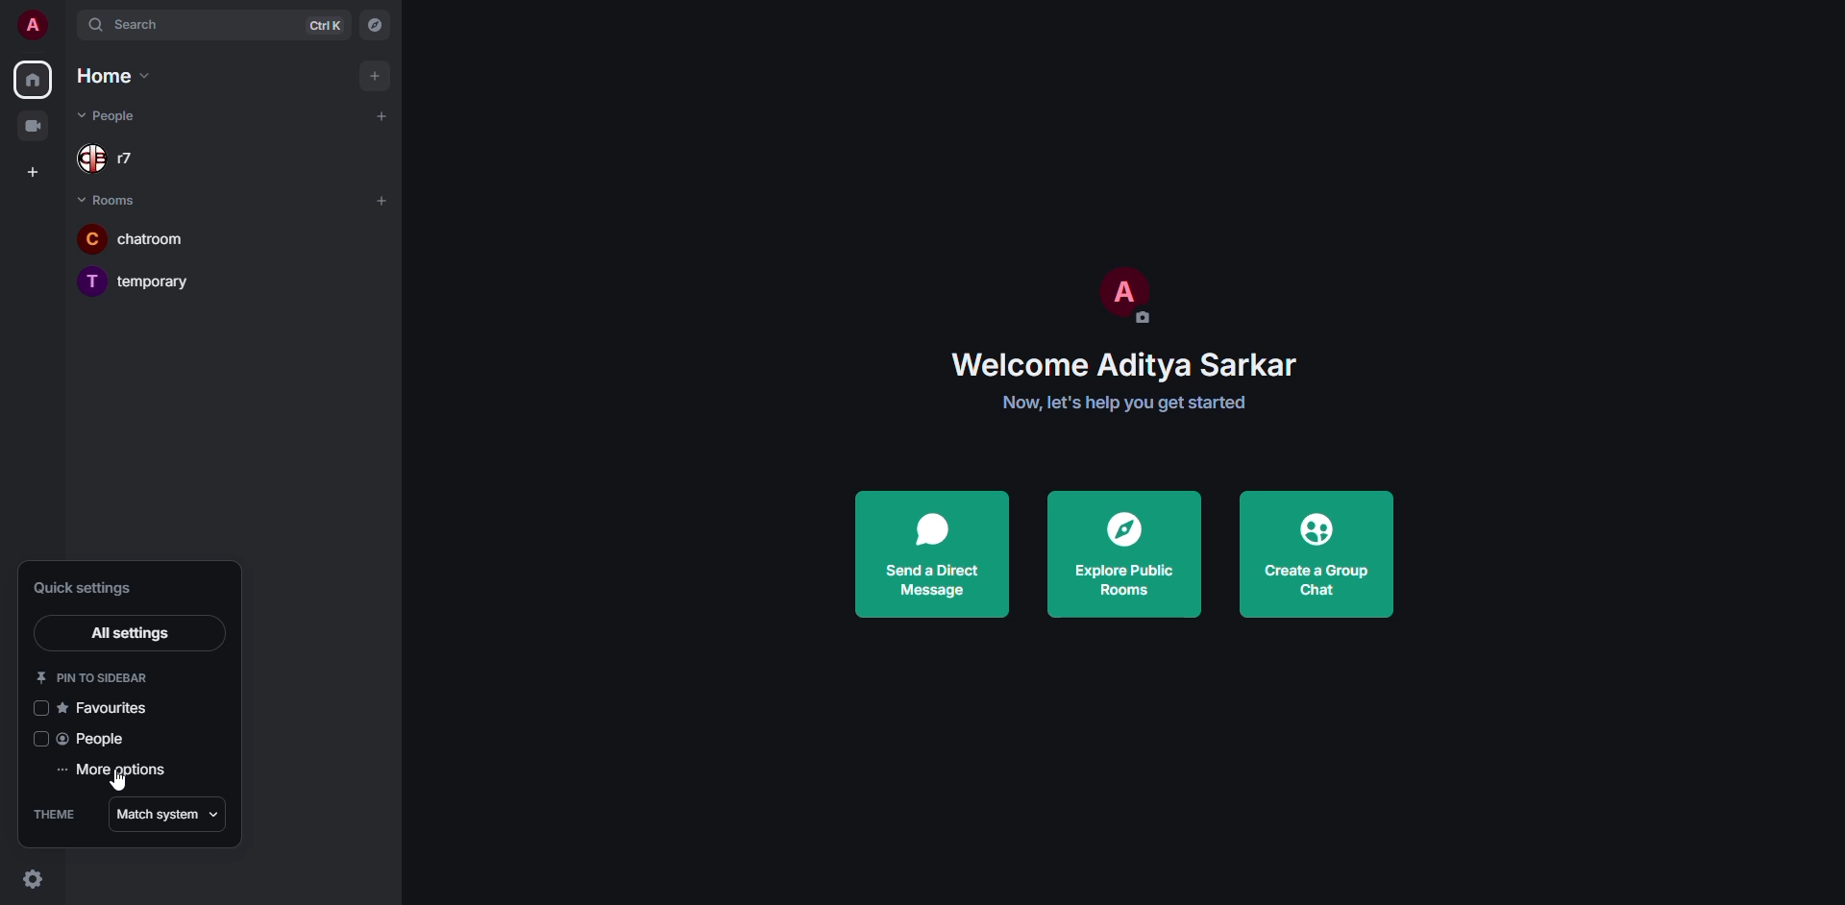 This screenshot has height=905, width=1845. What do you see at coordinates (935, 552) in the screenshot?
I see `send a direct message` at bounding box center [935, 552].